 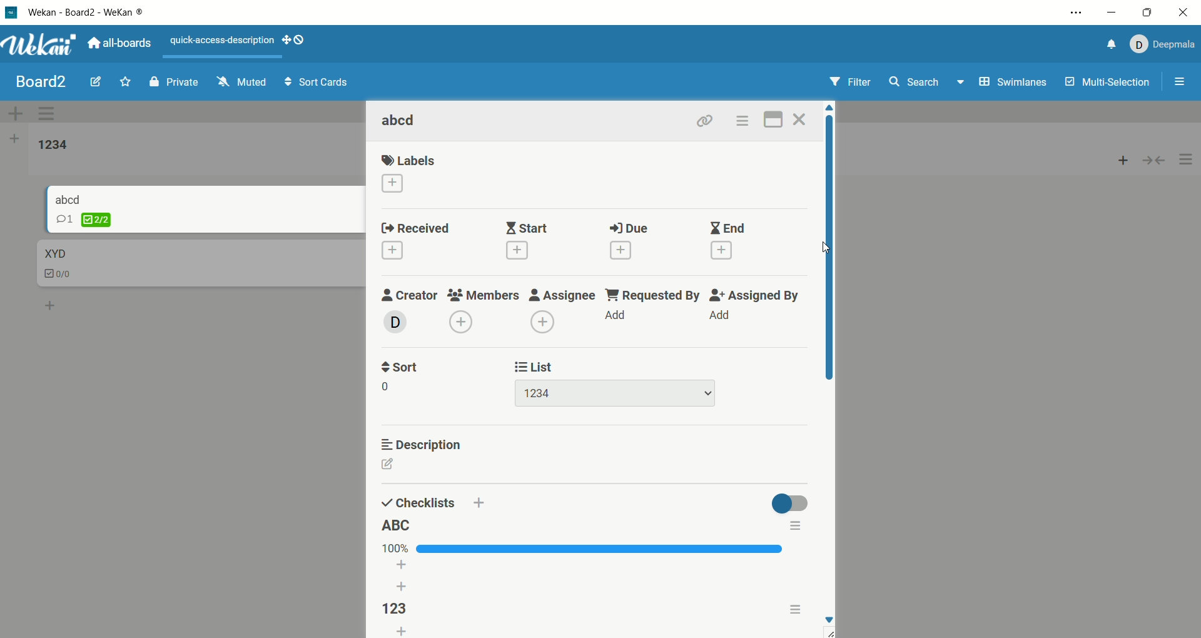 I want to click on add list, so click(x=14, y=141).